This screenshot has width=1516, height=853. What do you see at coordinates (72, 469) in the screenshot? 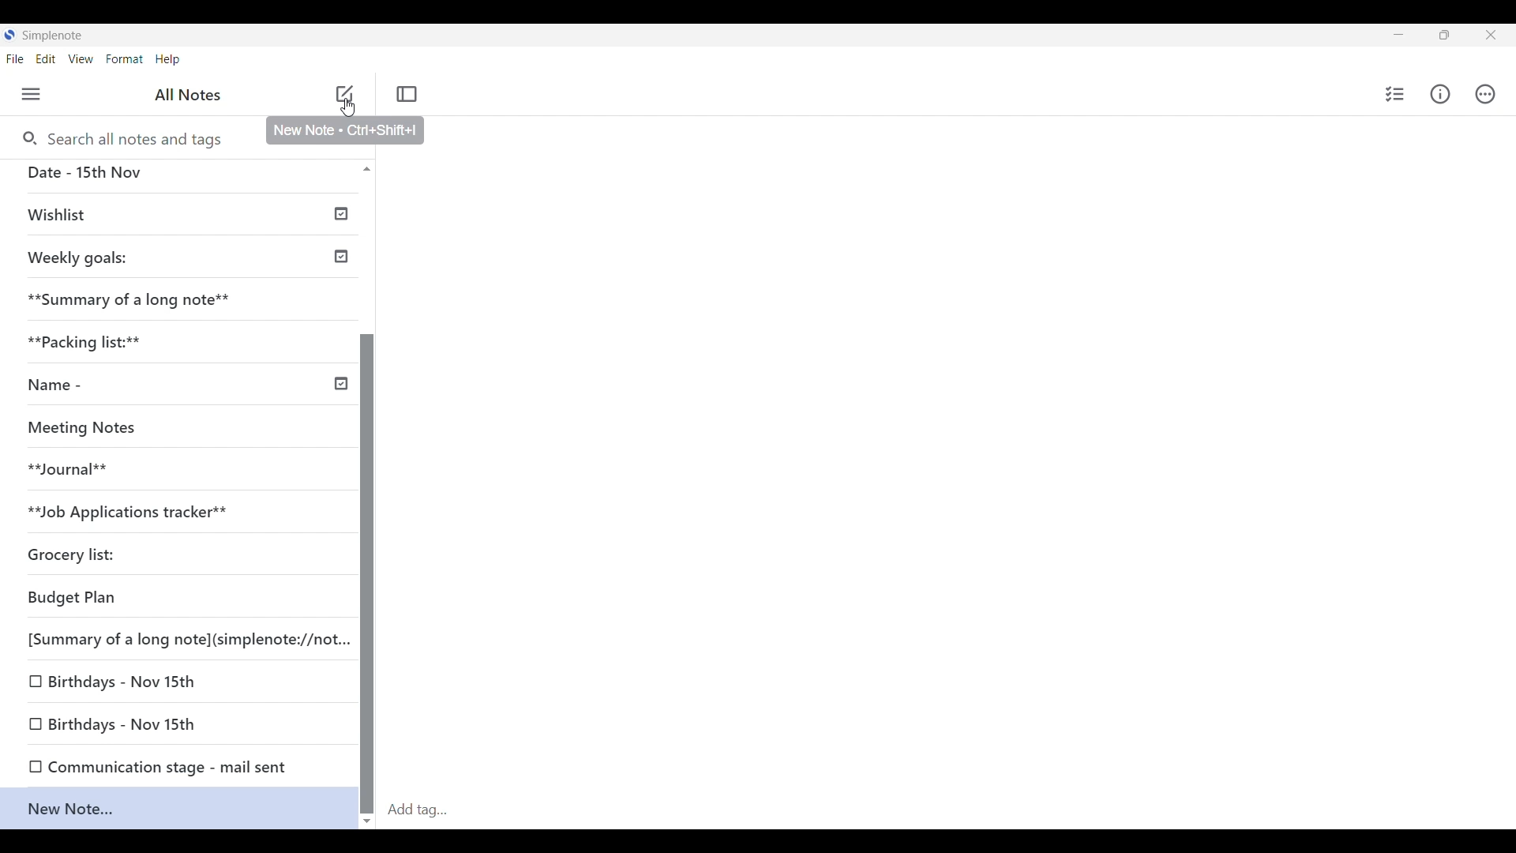
I see `**Journal**` at bounding box center [72, 469].